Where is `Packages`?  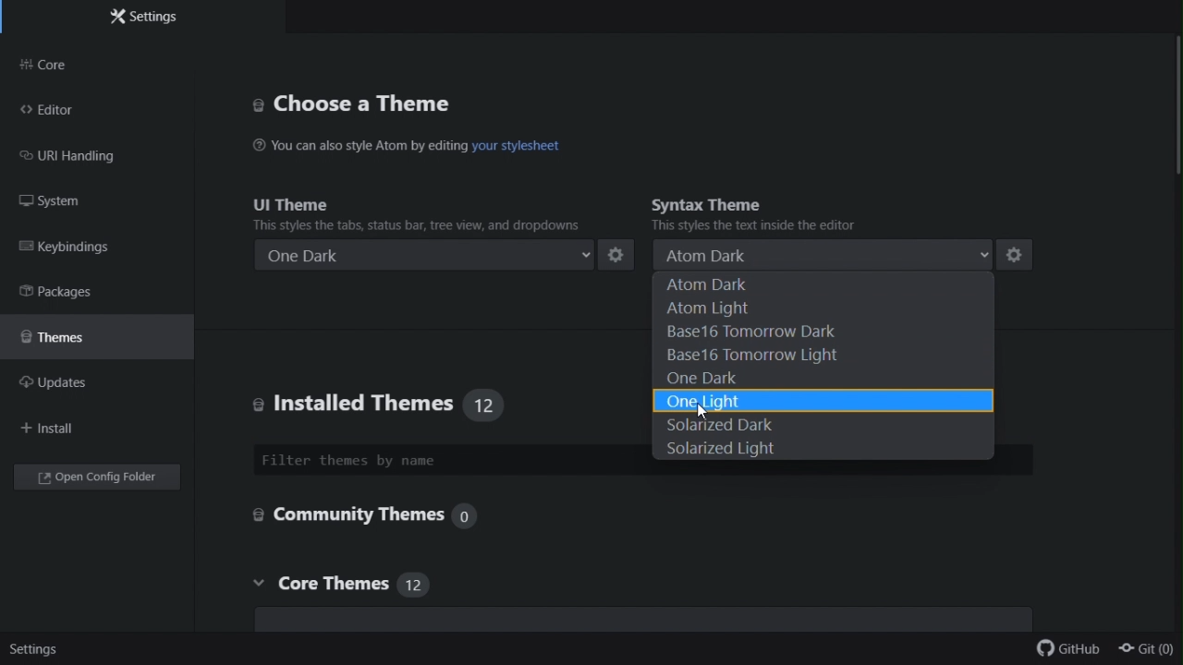
Packages is located at coordinates (70, 294).